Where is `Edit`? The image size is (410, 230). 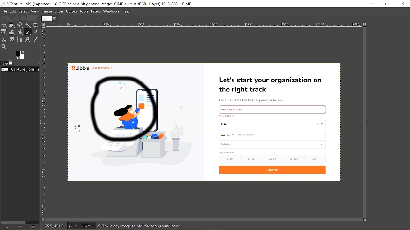
Edit is located at coordinates (13, 11).